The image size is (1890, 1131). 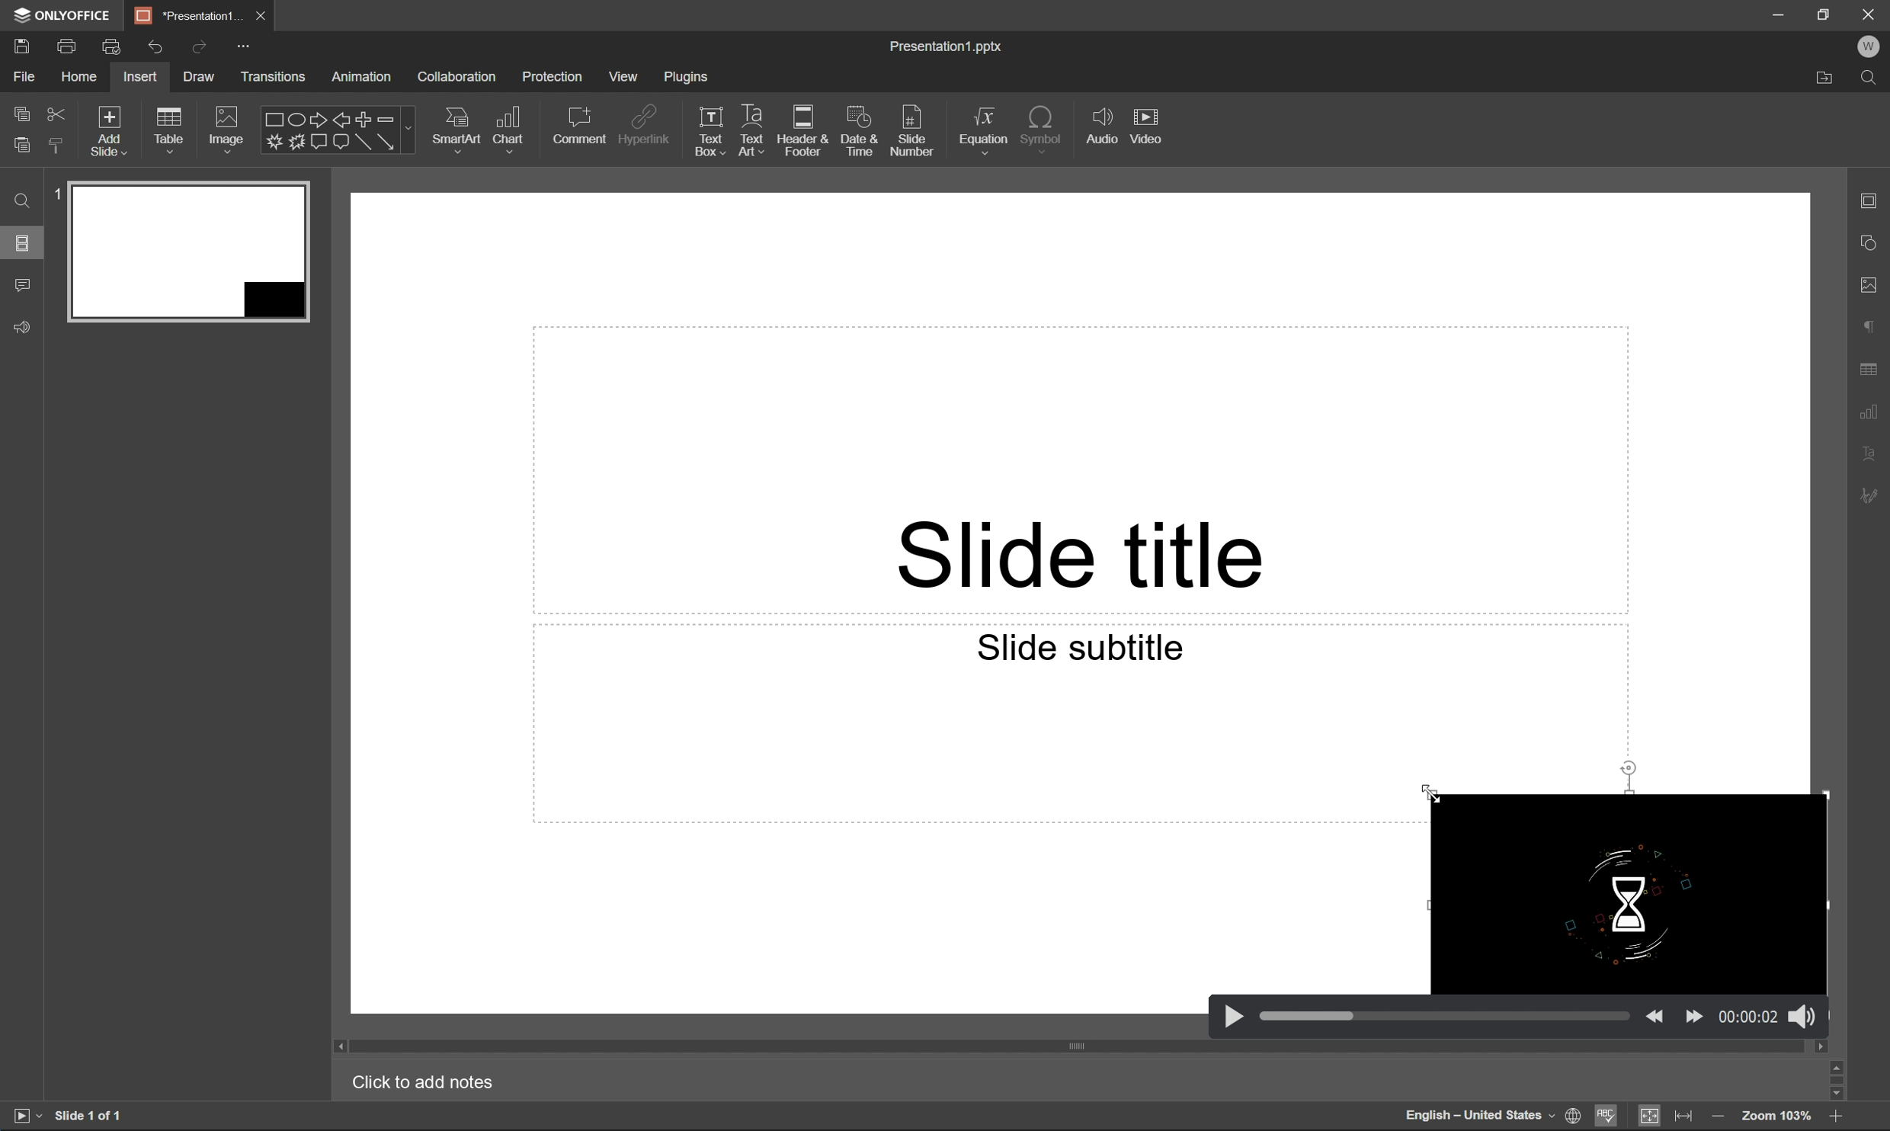 What do you see at coordinates (1081, 643) in the screenshot?
I see `Slide subtitle` at bounding box center [1081, 643].